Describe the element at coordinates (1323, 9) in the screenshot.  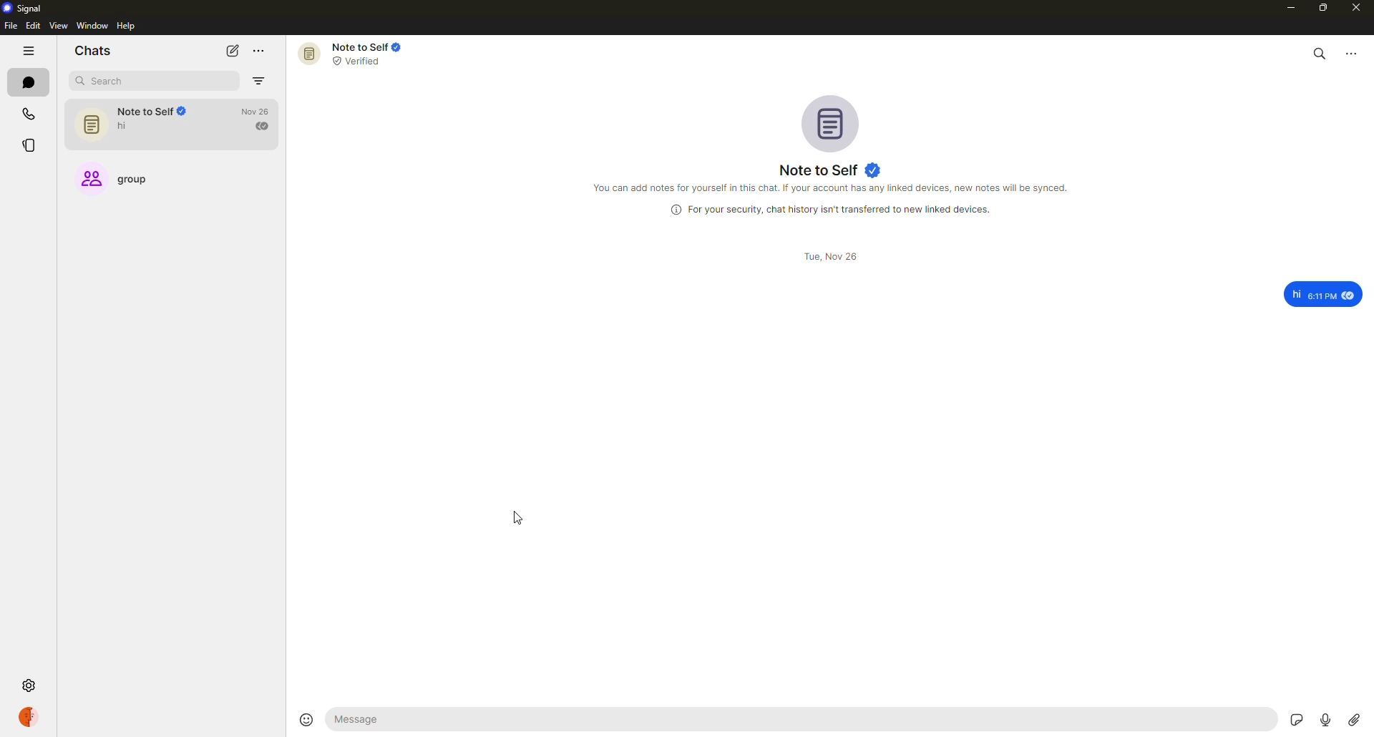
I see `maximize` at that location.